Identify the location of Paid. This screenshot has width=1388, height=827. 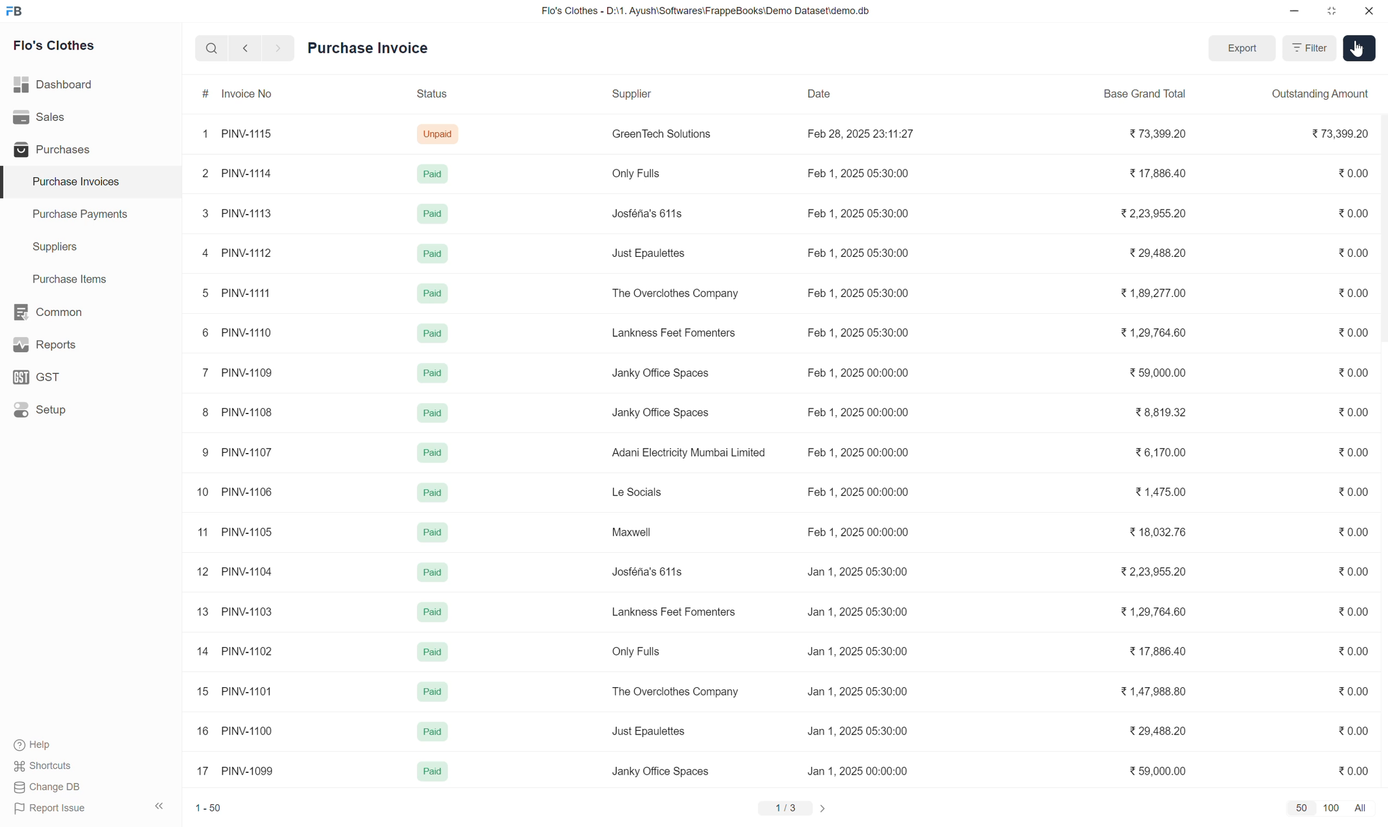
(430, 650).